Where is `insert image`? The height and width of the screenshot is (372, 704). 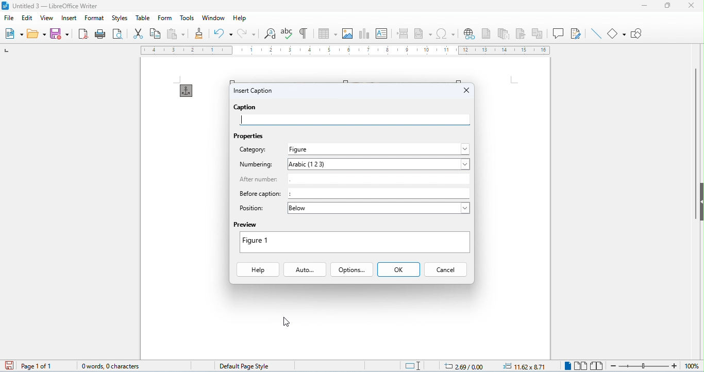 insert image is located at coordinates (348, 34).